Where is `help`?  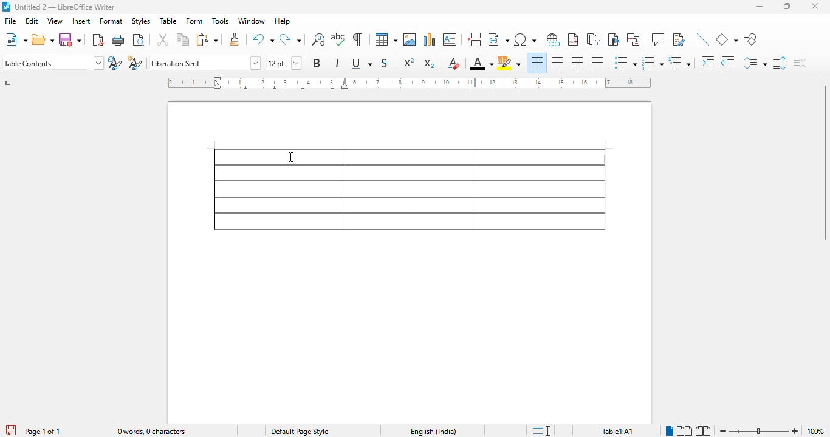
help is located at coordinates (282, 21).